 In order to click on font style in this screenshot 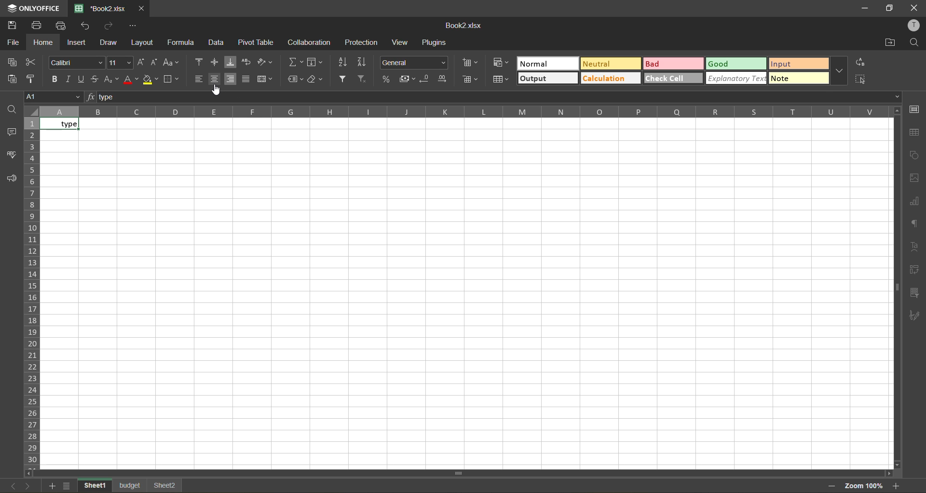, I will do `click(75, 62)`.